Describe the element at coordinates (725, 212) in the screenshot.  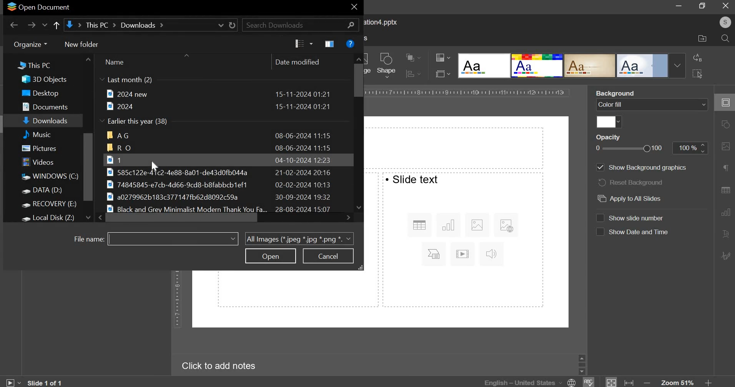
I see `graph setting` at that location.